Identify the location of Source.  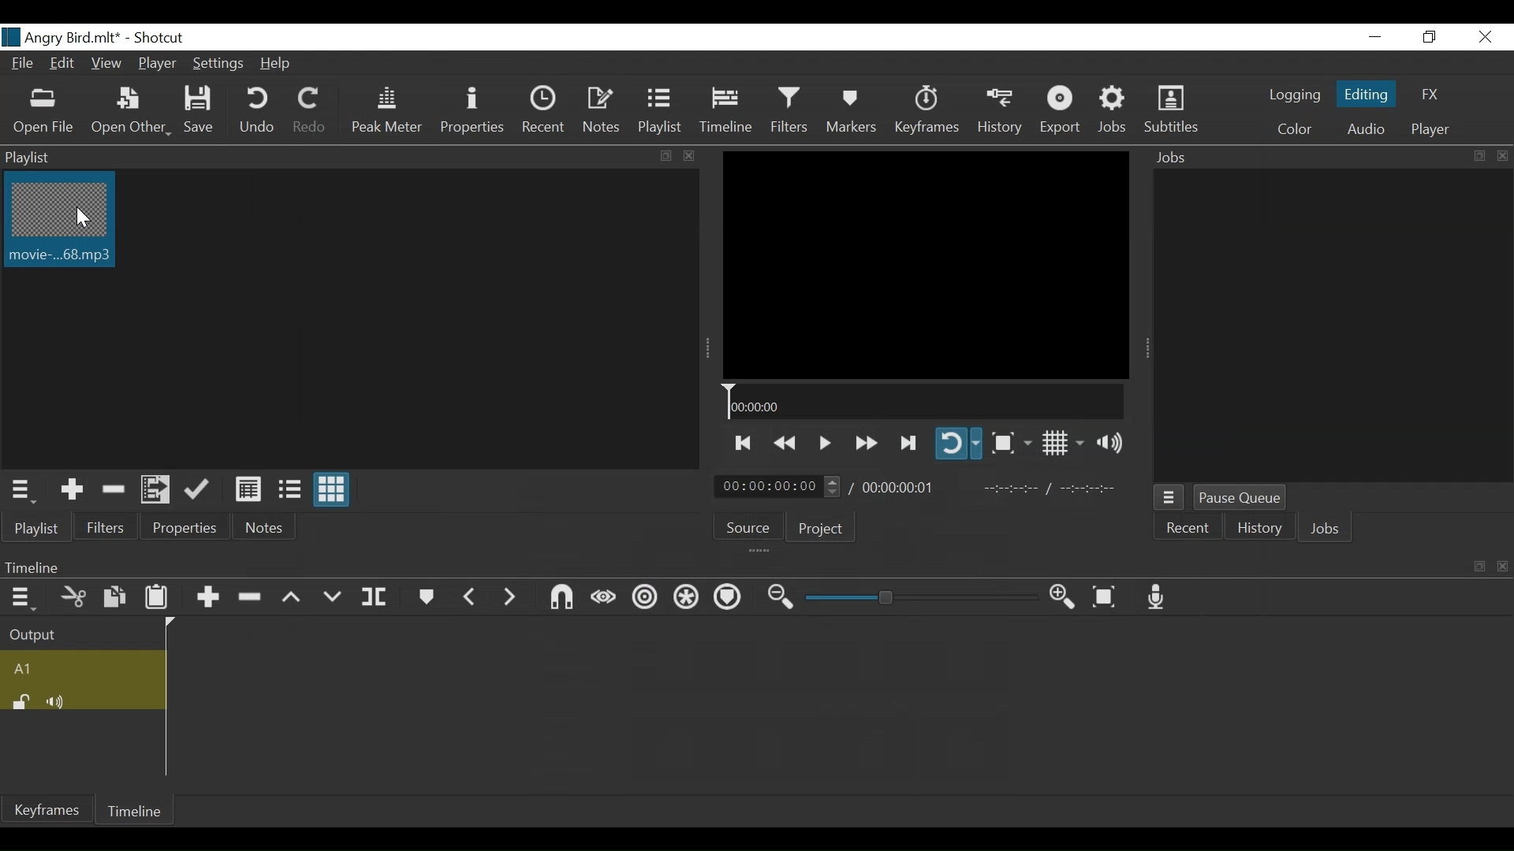
(751, 526).